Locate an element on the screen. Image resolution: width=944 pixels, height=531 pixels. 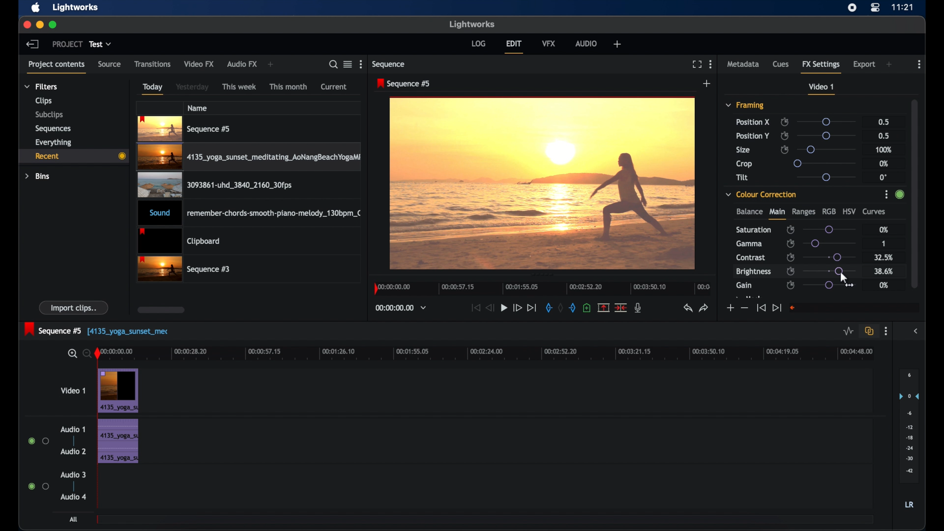
import clips is located at coordinates (74, 307).